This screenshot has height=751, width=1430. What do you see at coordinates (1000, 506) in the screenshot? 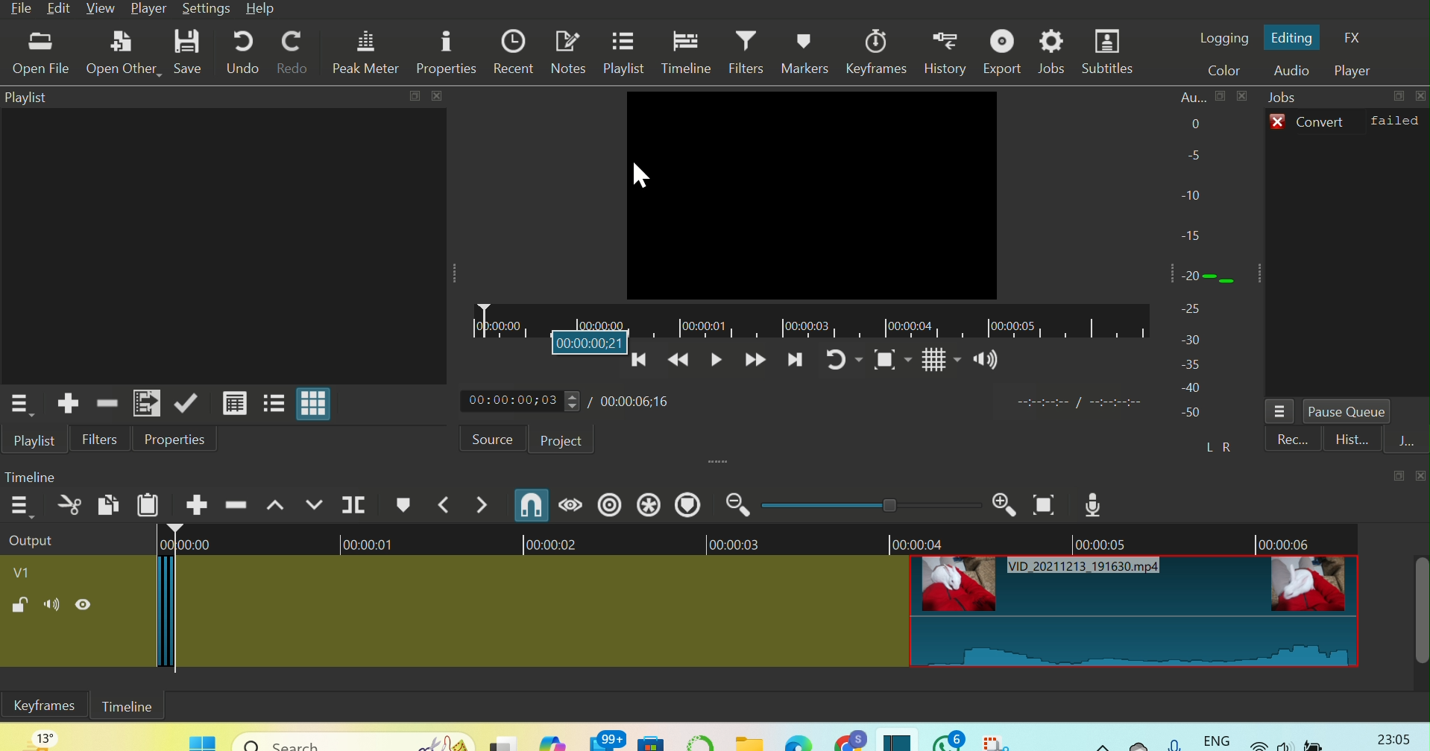
I see `Zoom up` at bounding box center [1000, 506].